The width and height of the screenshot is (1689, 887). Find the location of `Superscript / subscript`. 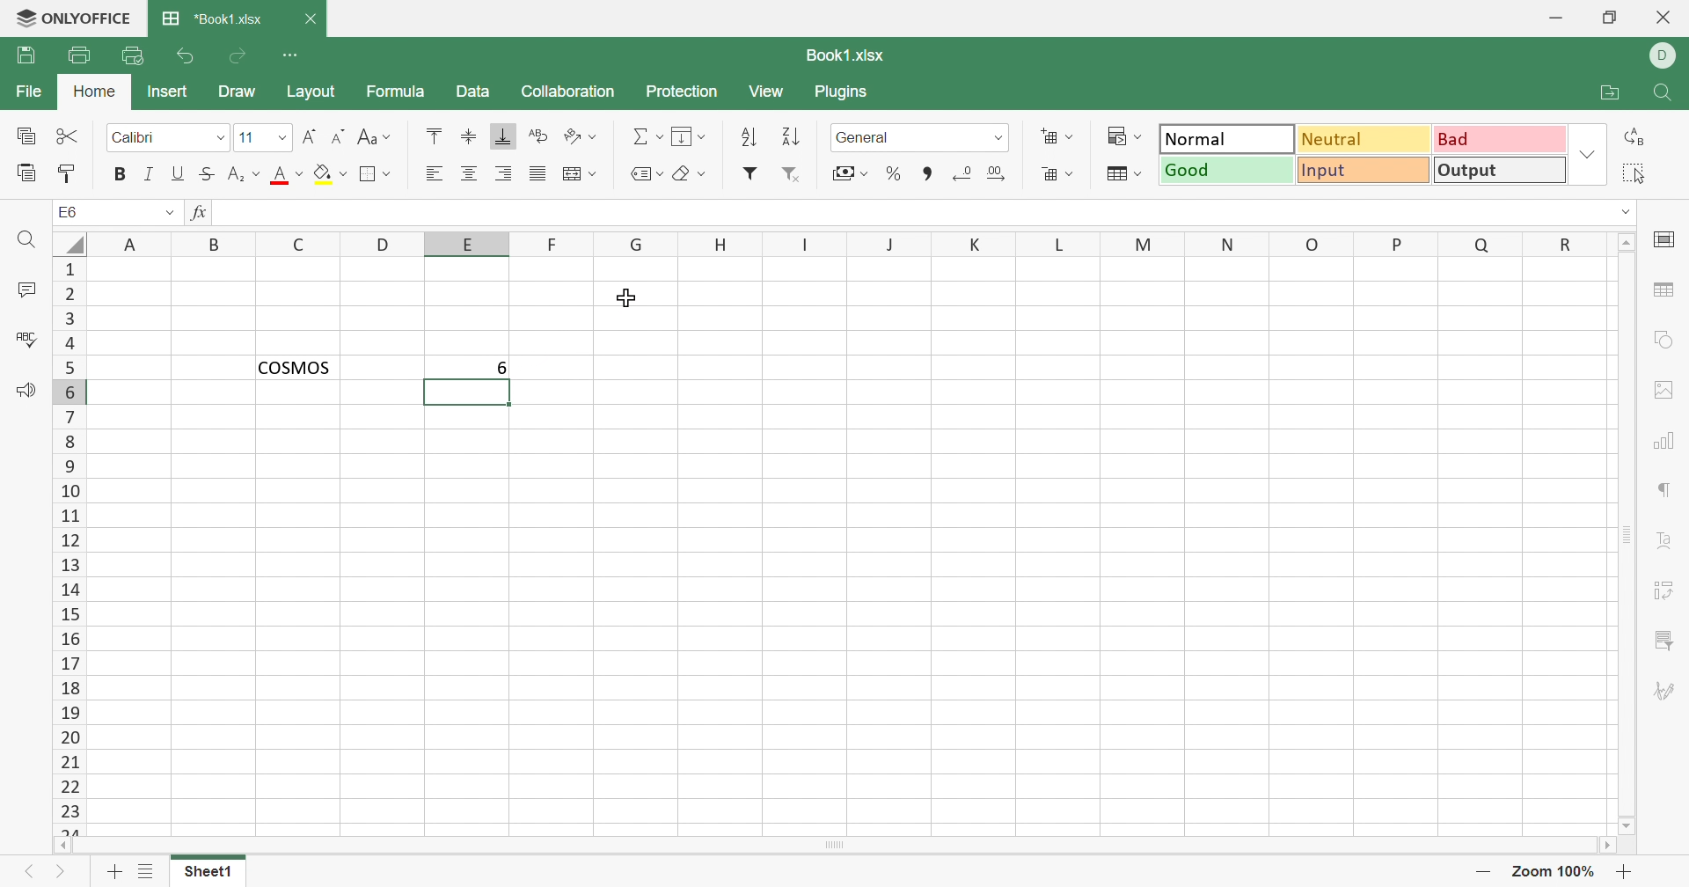

Superscript / subscript is located at coordinates (245, 175).